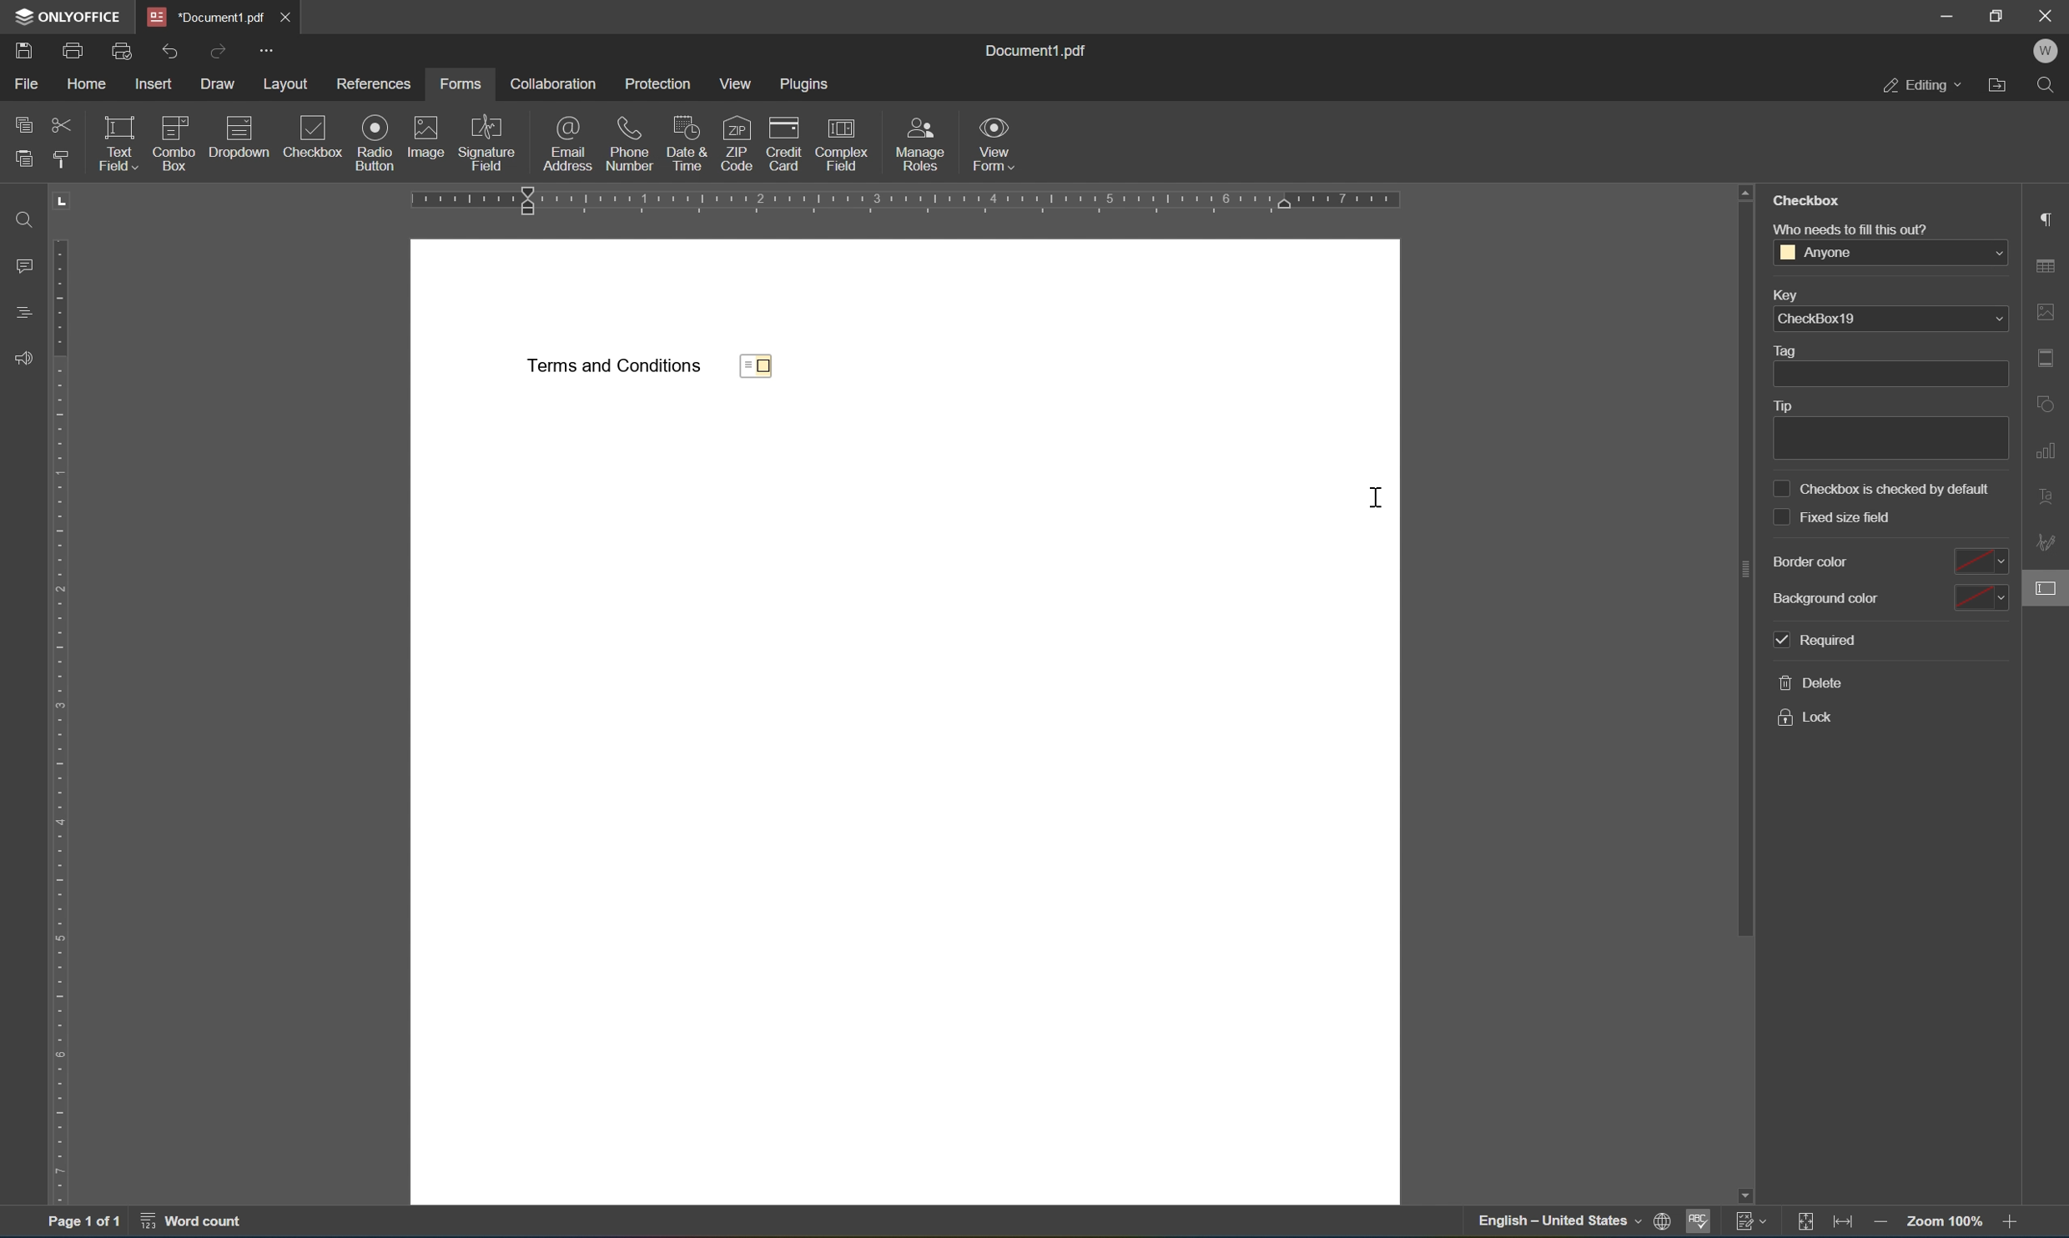  Describe the element at coordinates (1941, 13) in the screenshot. I see `minimize` at that location.